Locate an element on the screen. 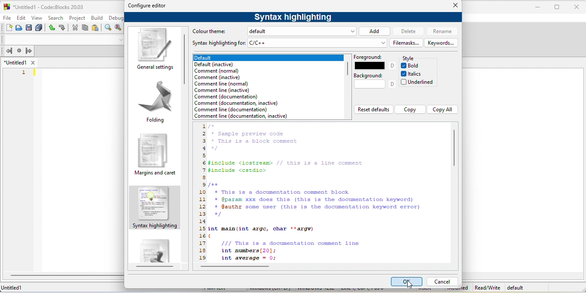 This screenshot has width=586, height=293. undo is located at coordinates (51, 28).